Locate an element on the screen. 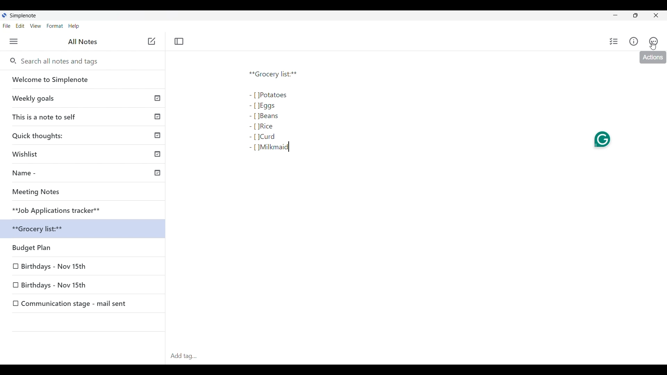 This screenshot has height=375, width=667. **Job Applications tracker** is located at coordinates (85, 211).